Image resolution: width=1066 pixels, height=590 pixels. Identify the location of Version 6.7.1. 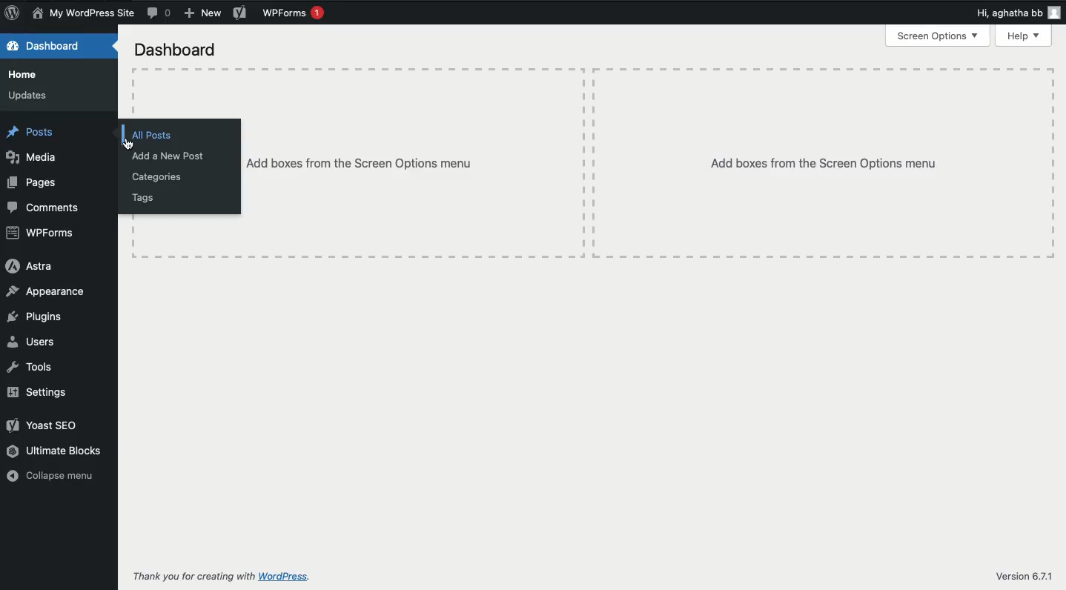
(1019, 575).